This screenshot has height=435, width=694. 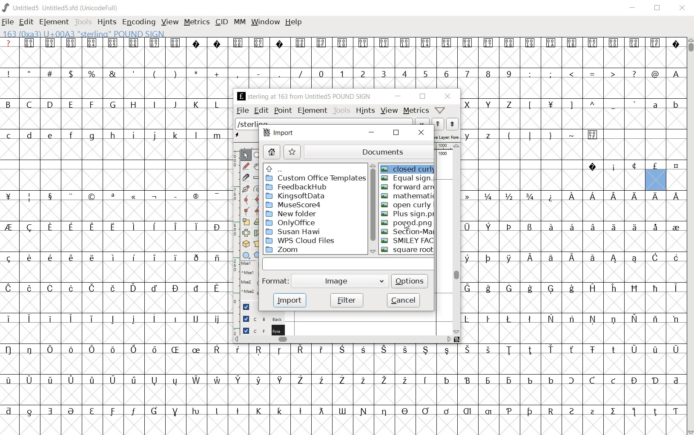 What do you see at coordinates (290, 249) in the screenshot?
I see `Zoom` at bounding box center [290, 249].